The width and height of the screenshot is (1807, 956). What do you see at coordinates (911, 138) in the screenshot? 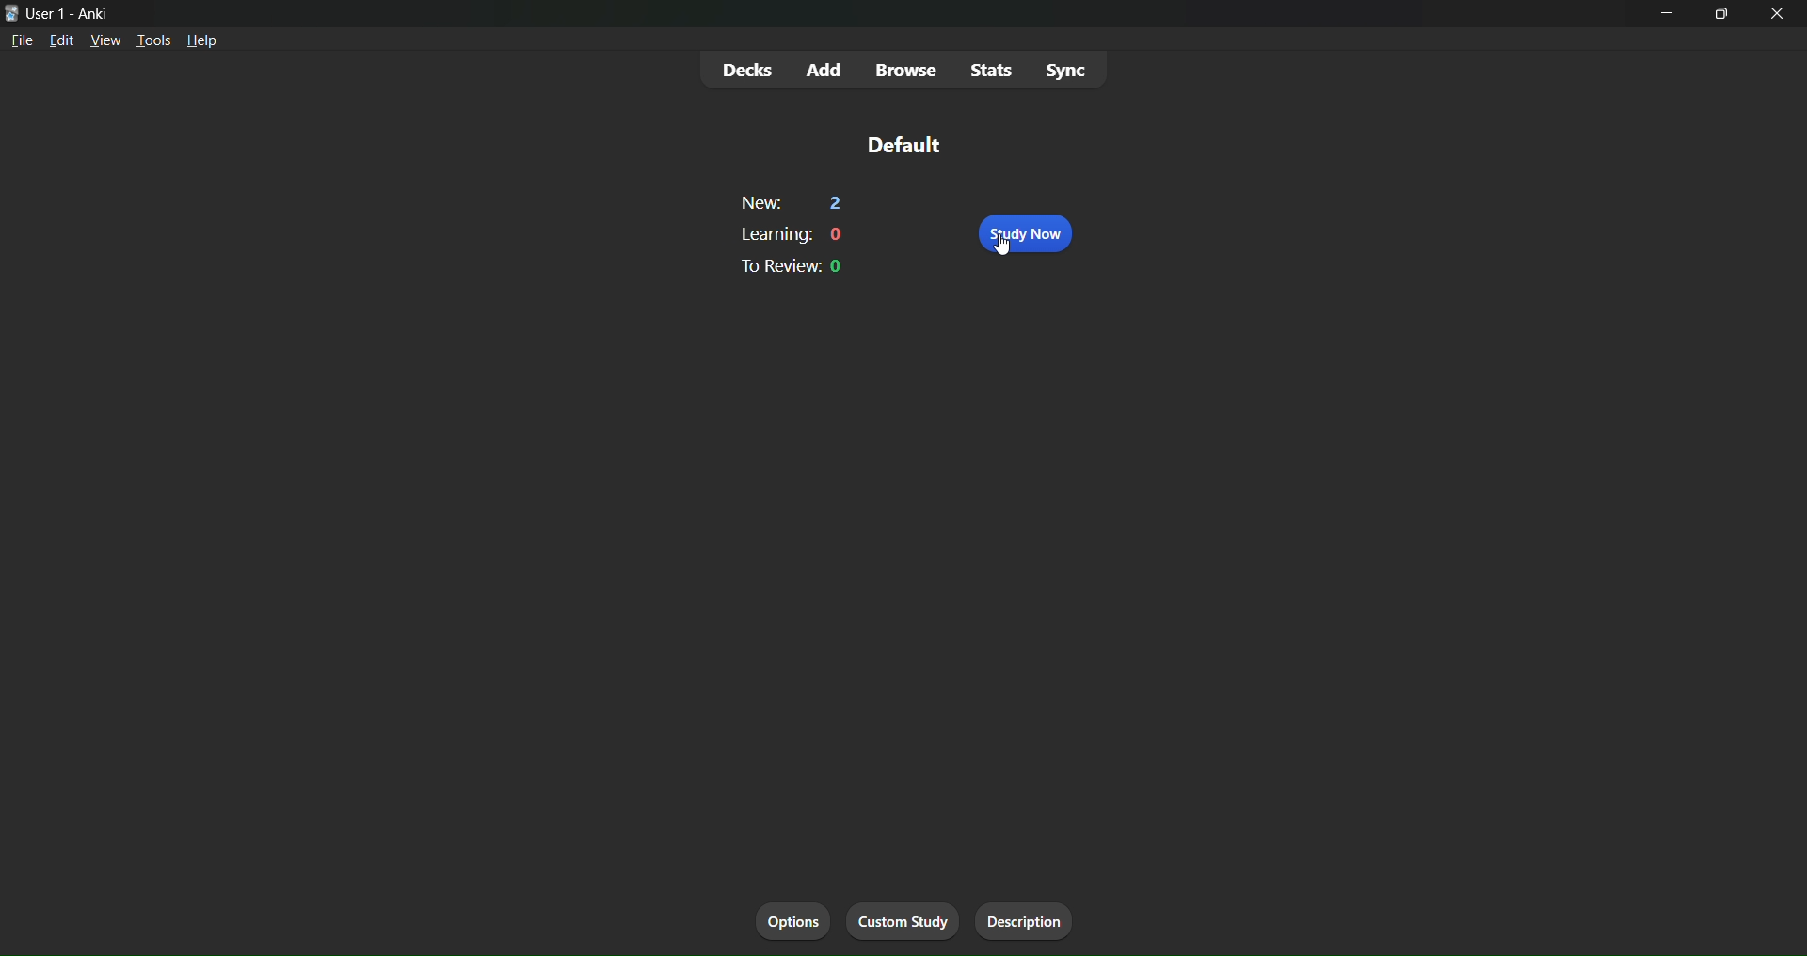
I see `default` at bounding box center [911, 138].